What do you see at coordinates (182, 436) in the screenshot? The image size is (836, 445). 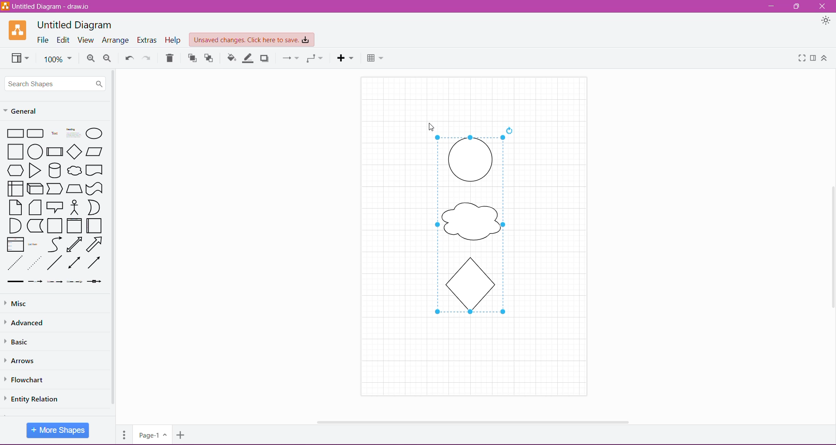 I see `Insert Page` at bounding box center [182, 436].